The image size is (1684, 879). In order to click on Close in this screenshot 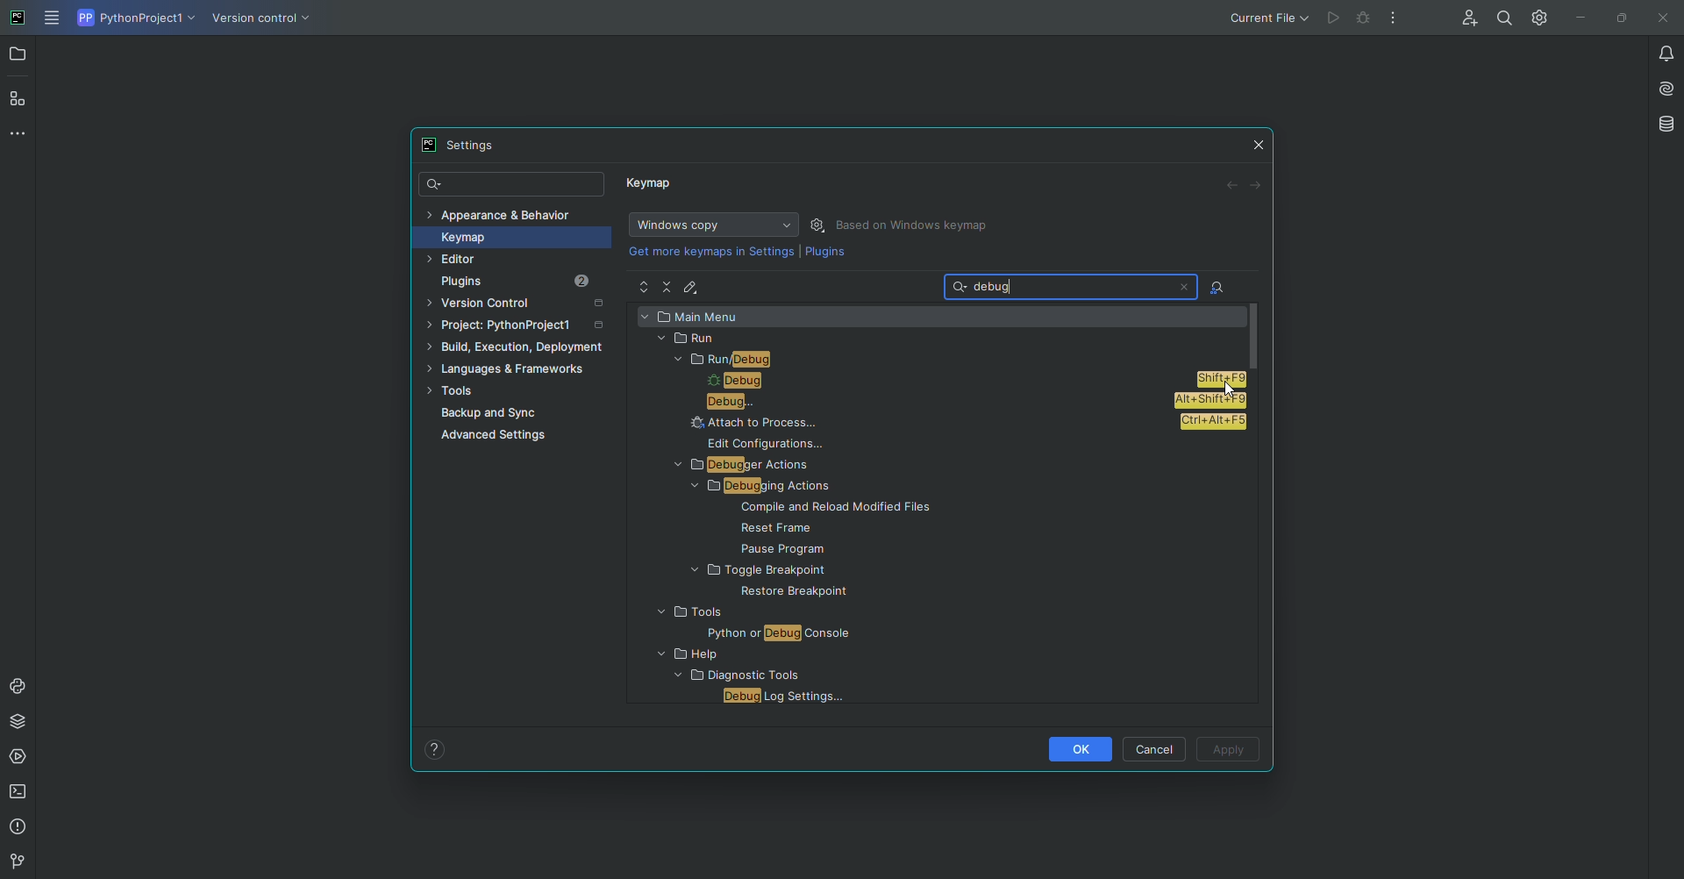, I will do `click(1660, 18)`.